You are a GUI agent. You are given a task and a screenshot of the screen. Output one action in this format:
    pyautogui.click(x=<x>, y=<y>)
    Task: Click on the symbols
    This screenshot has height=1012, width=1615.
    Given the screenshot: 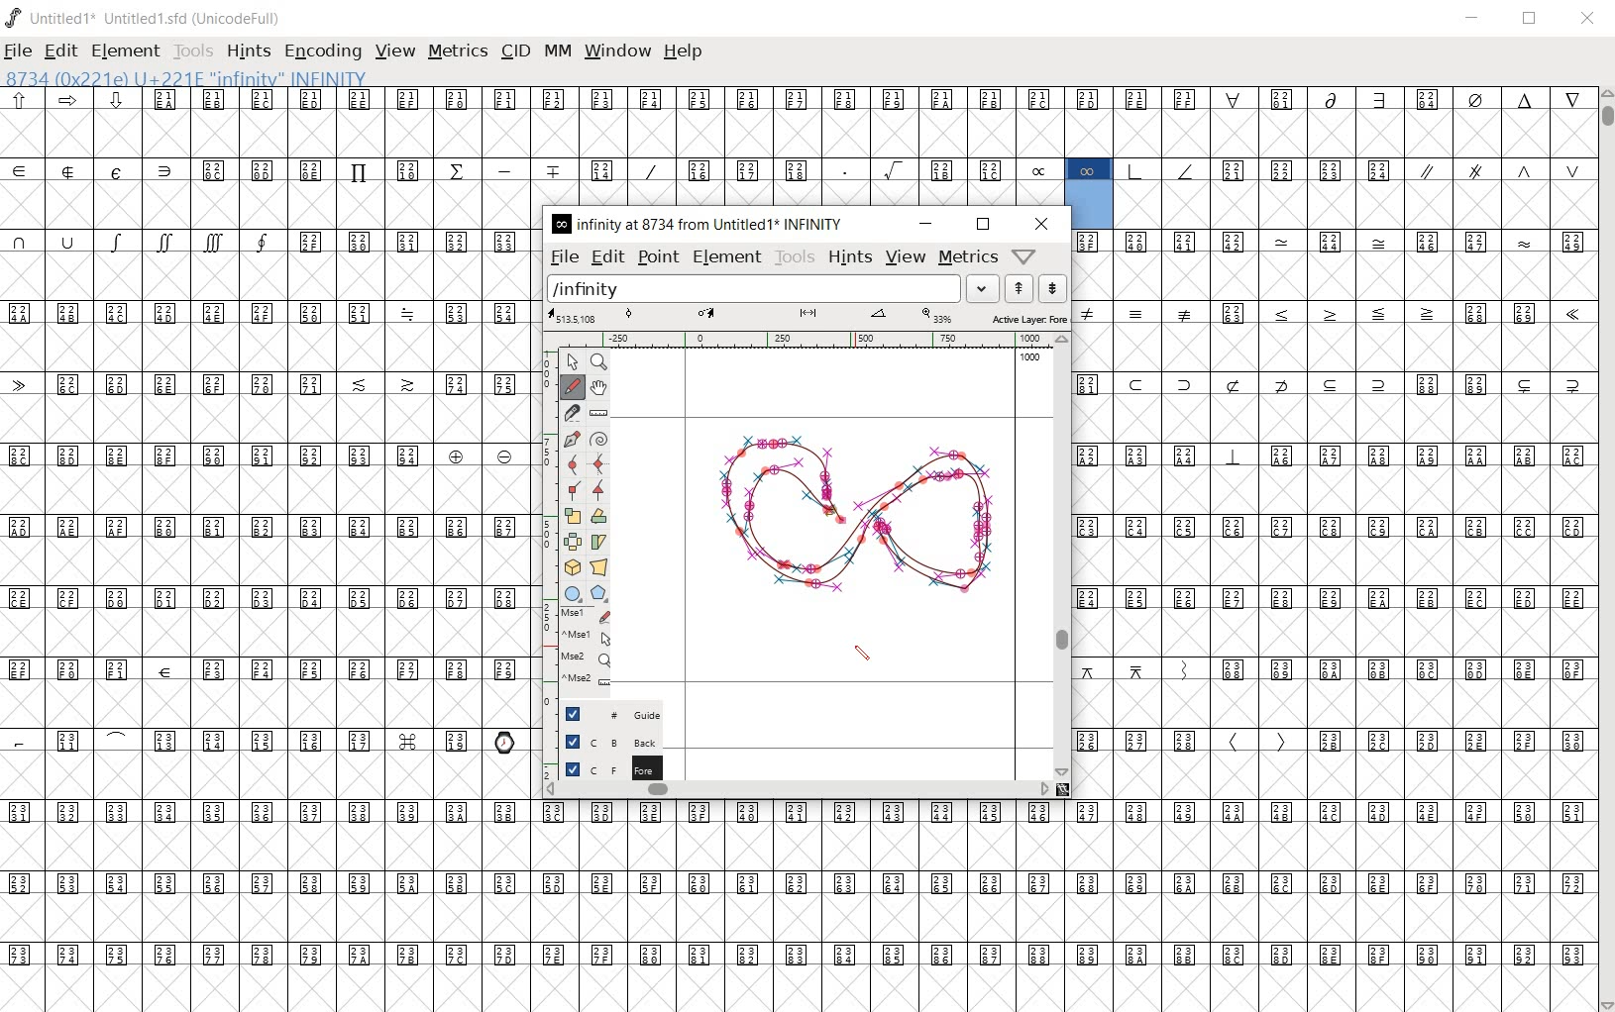 What is the action you would take?
    pyautogui.click(x=1035, y=169)
    